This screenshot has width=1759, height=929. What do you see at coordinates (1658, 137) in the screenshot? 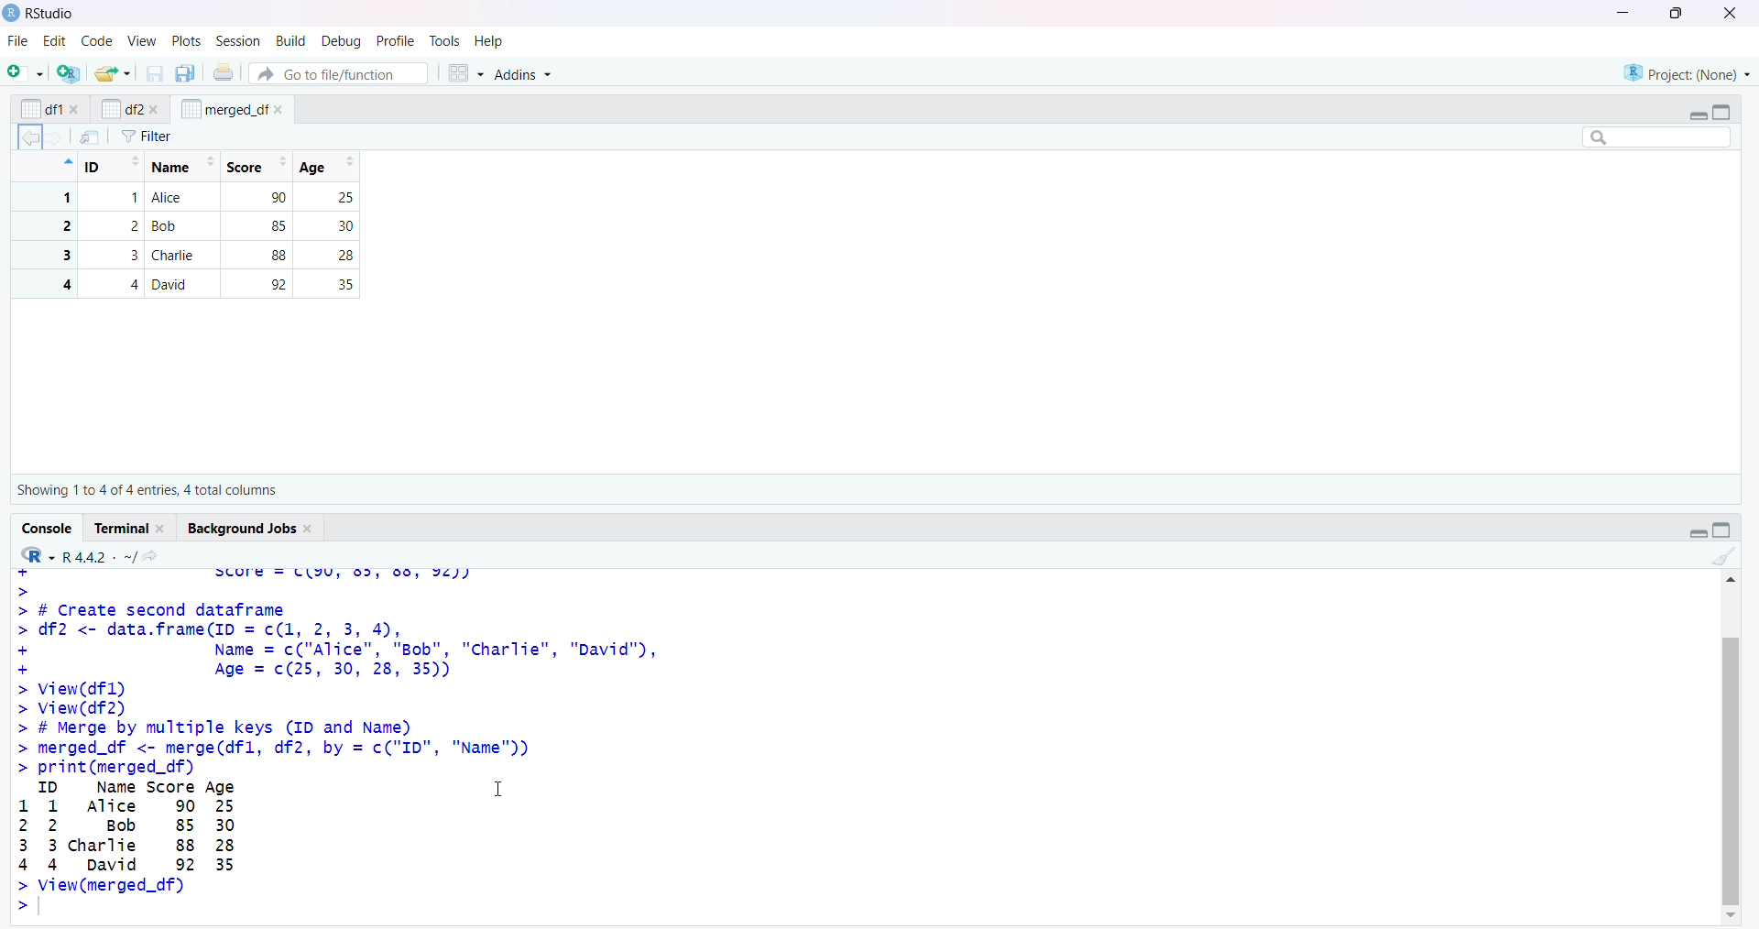
I see `searchbox` at bounding box center [1658, 137].